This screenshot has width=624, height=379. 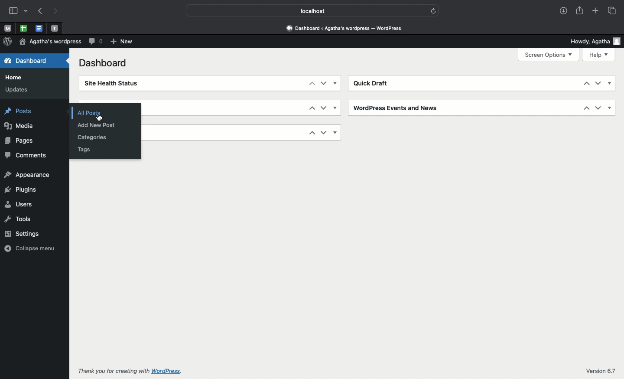 I want to click on Hide, so click(x=610, y=83).